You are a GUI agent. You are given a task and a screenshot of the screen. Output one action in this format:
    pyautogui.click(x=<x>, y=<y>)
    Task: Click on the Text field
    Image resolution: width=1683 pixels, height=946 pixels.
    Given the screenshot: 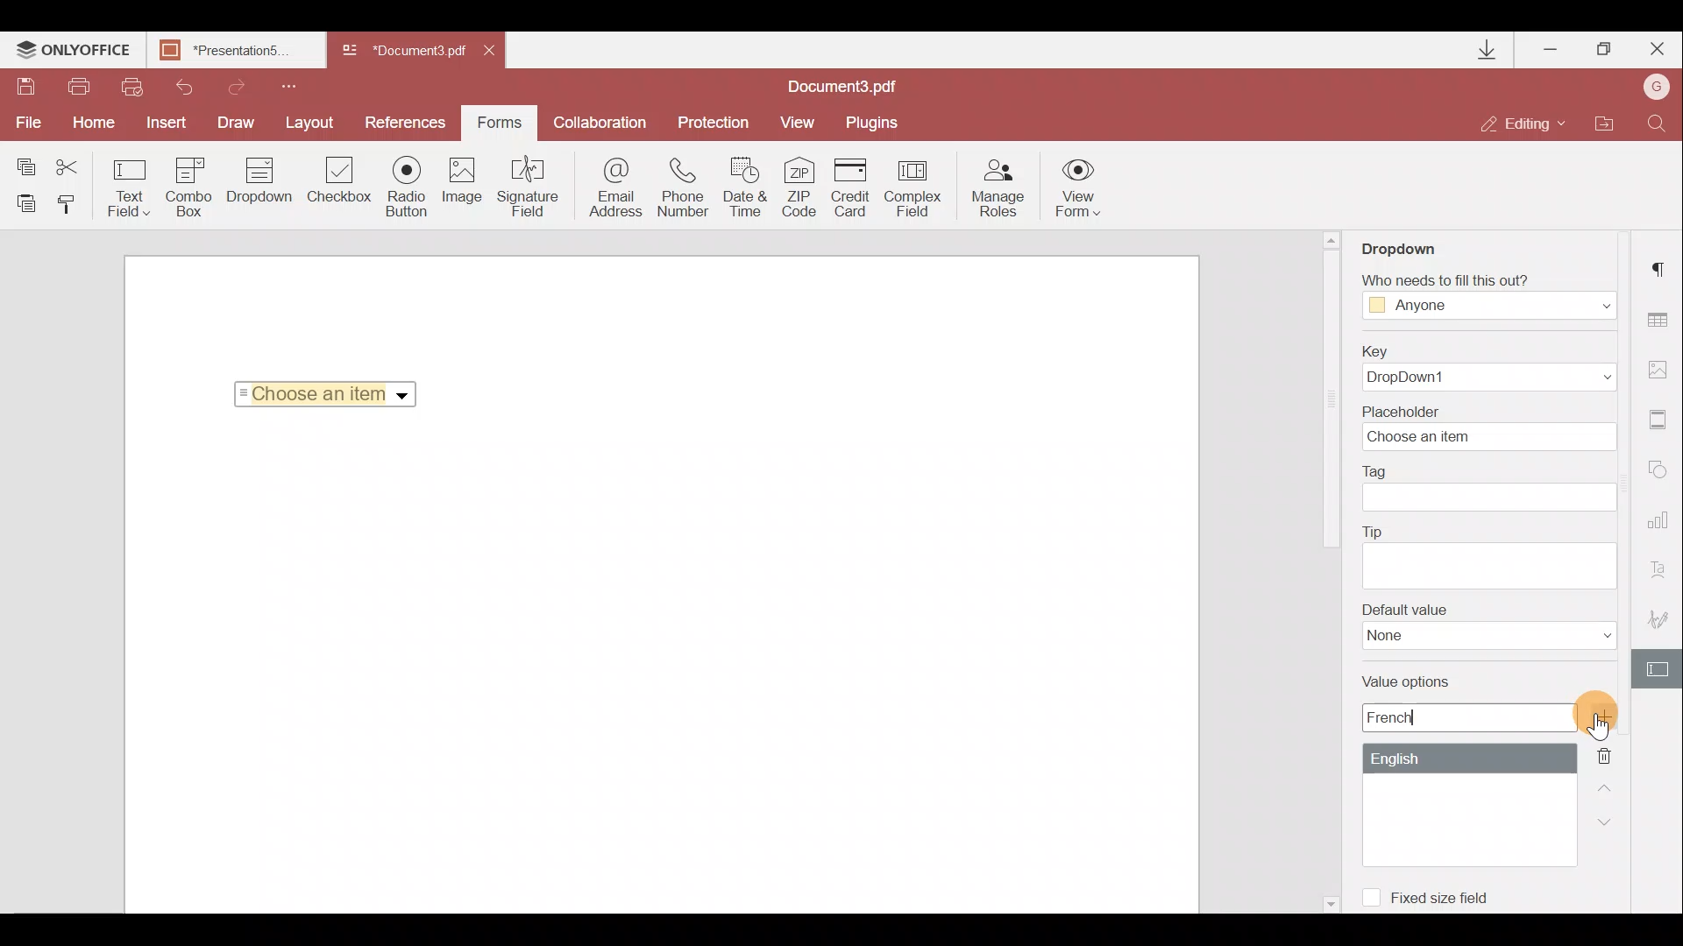 What is the action you would take?
    pyautogui.click(x=130, y=187)
    